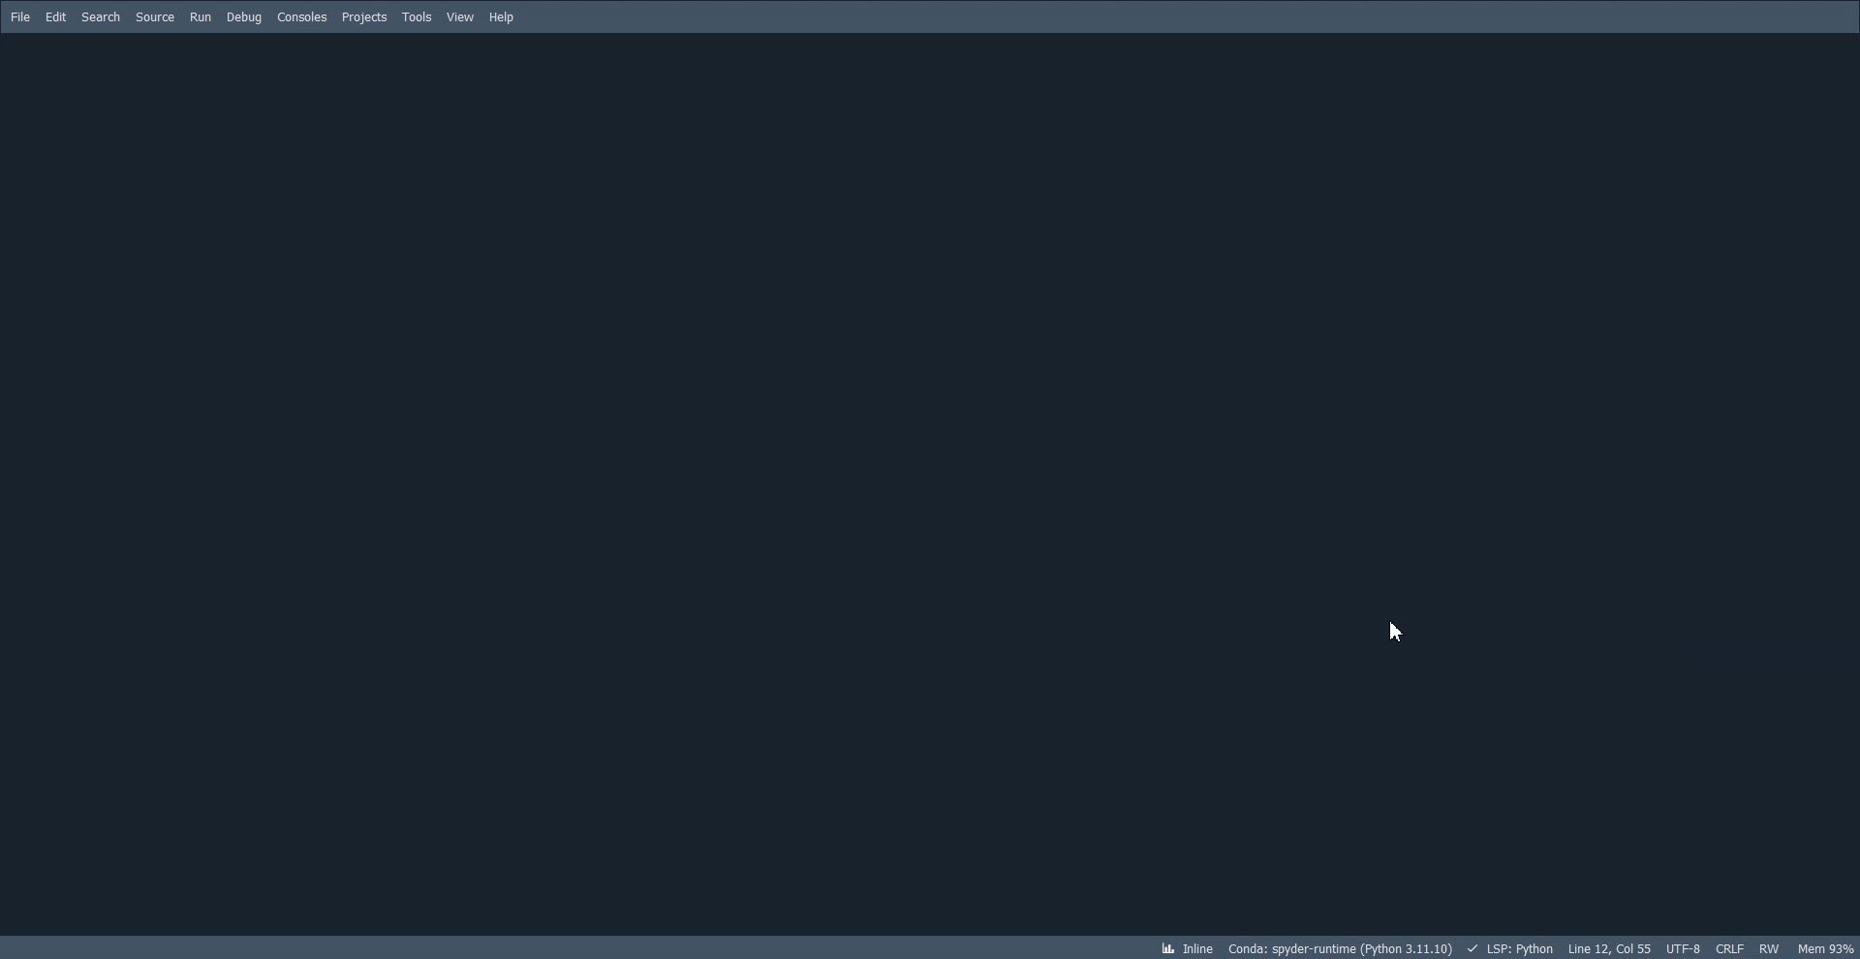 The width and height of the screenshot is (1860, 959). What do you see at coordinates (1713, 946) in the screenshot?
I see `Line 12, Col 55, UTF-8 CRLF RW Mem 93%` at bounding box center [1713, 946].